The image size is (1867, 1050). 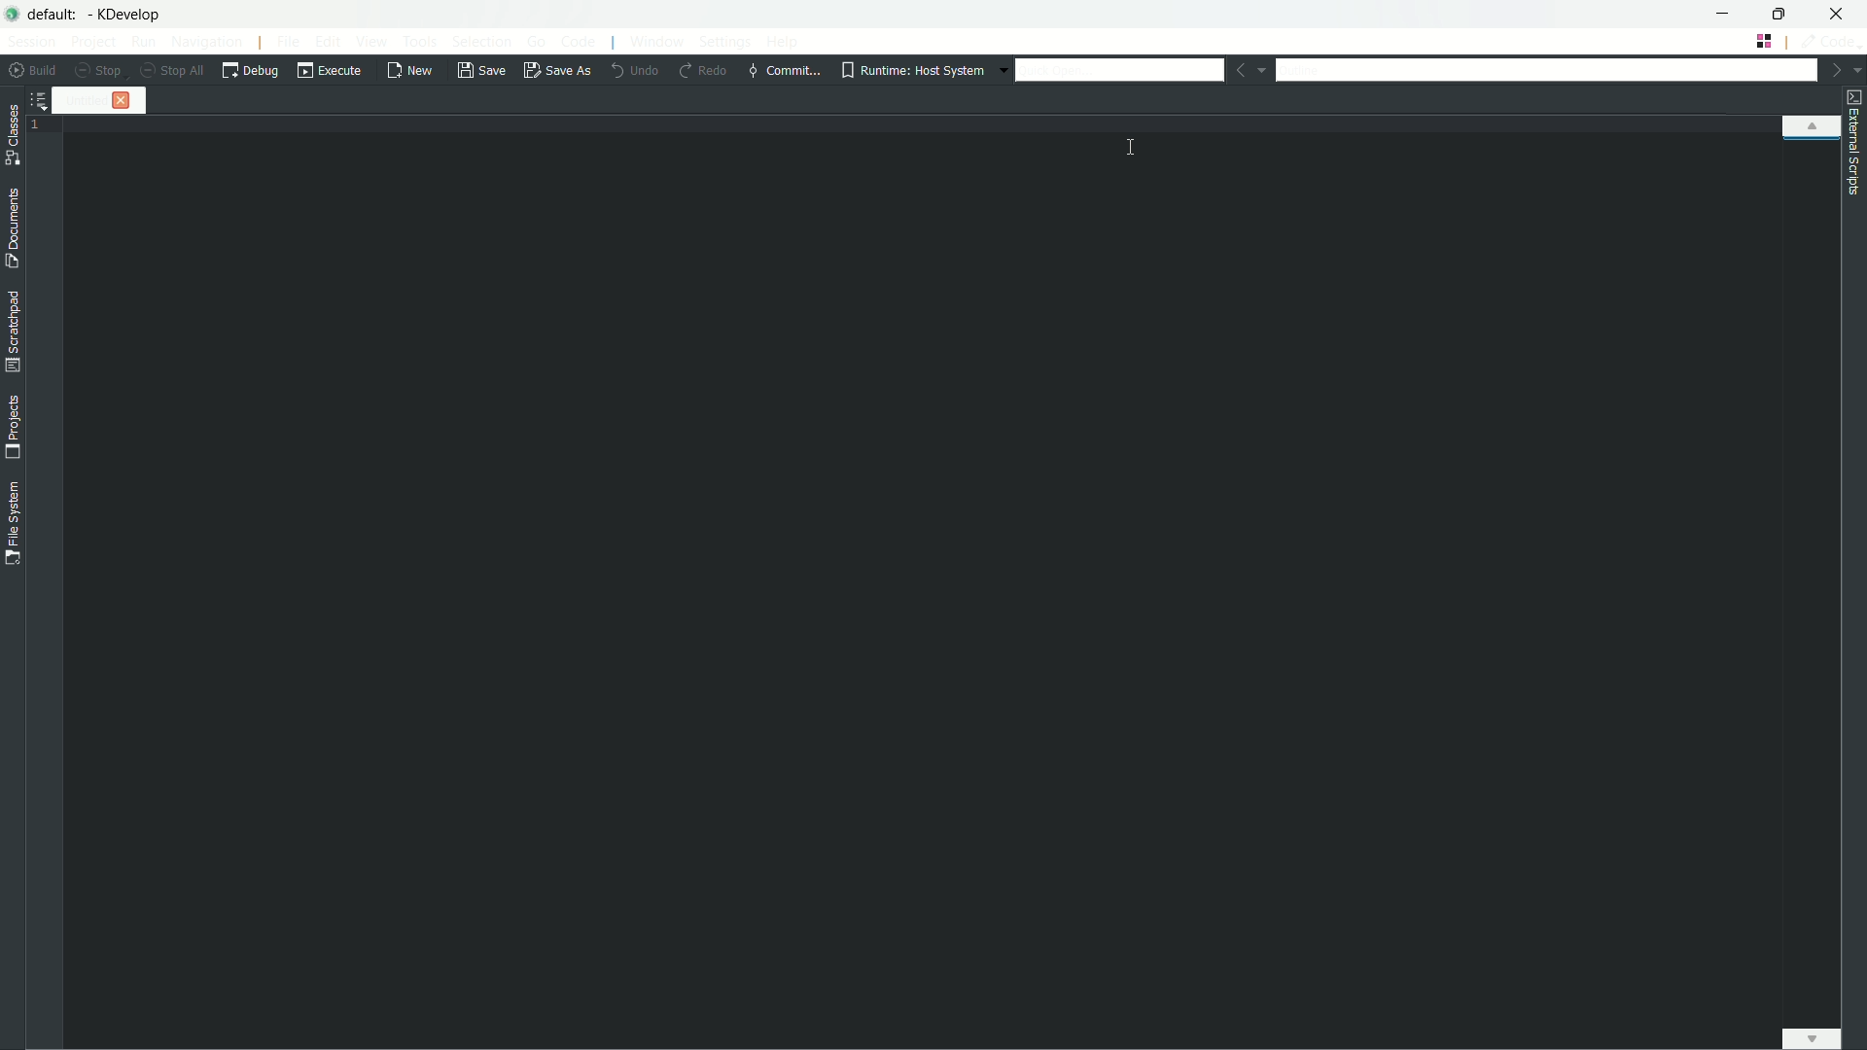 I want to click on stop  all, so click(x=172, y=71).